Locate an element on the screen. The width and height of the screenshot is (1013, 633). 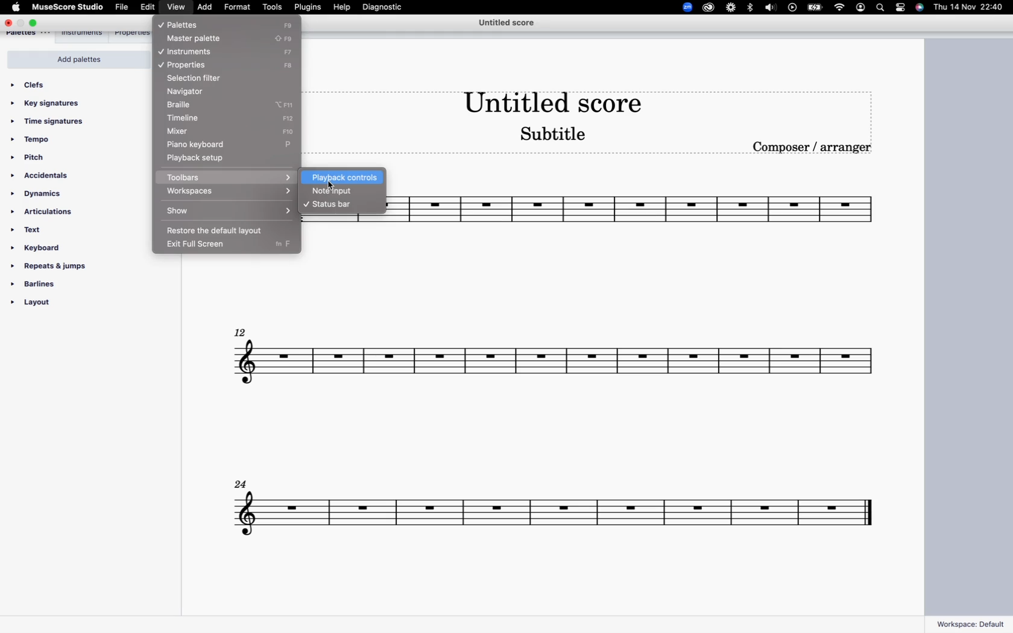
F12 is located at coordinates (293, 118).